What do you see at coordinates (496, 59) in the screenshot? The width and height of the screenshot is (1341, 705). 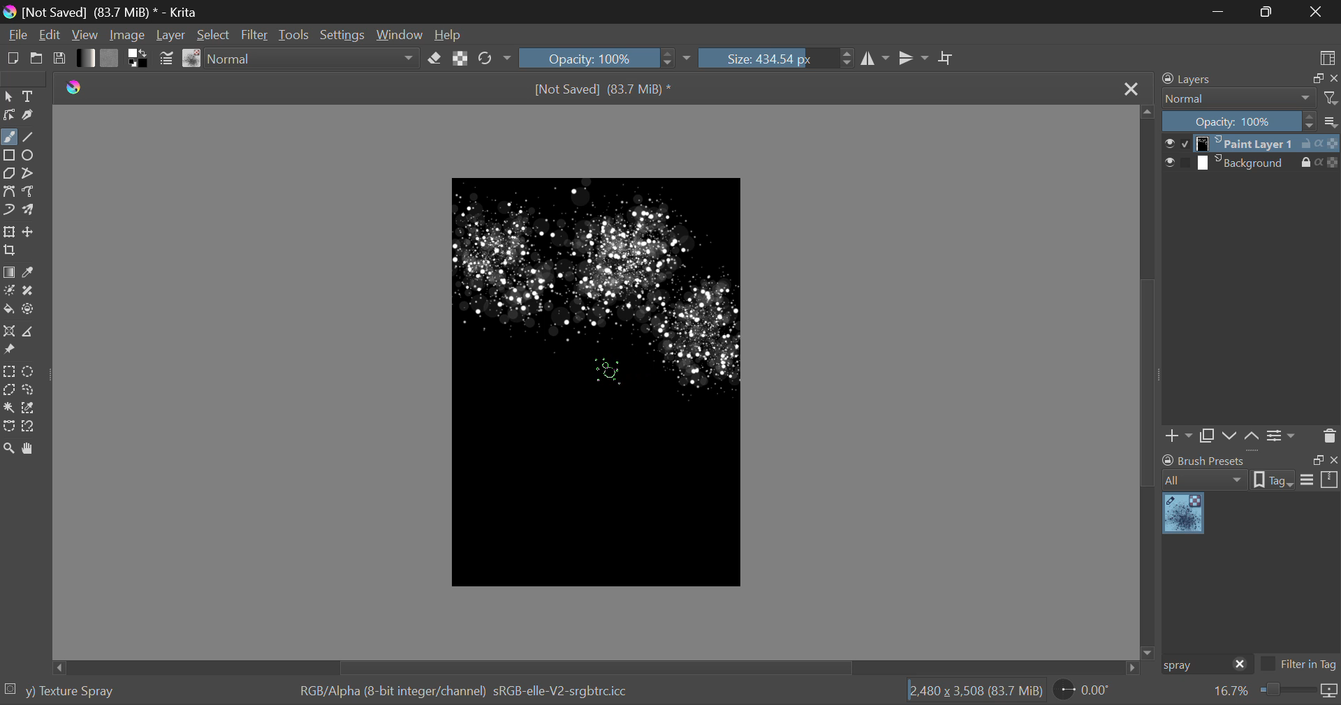 I see `Rotate` at bounding box center [496, 59].